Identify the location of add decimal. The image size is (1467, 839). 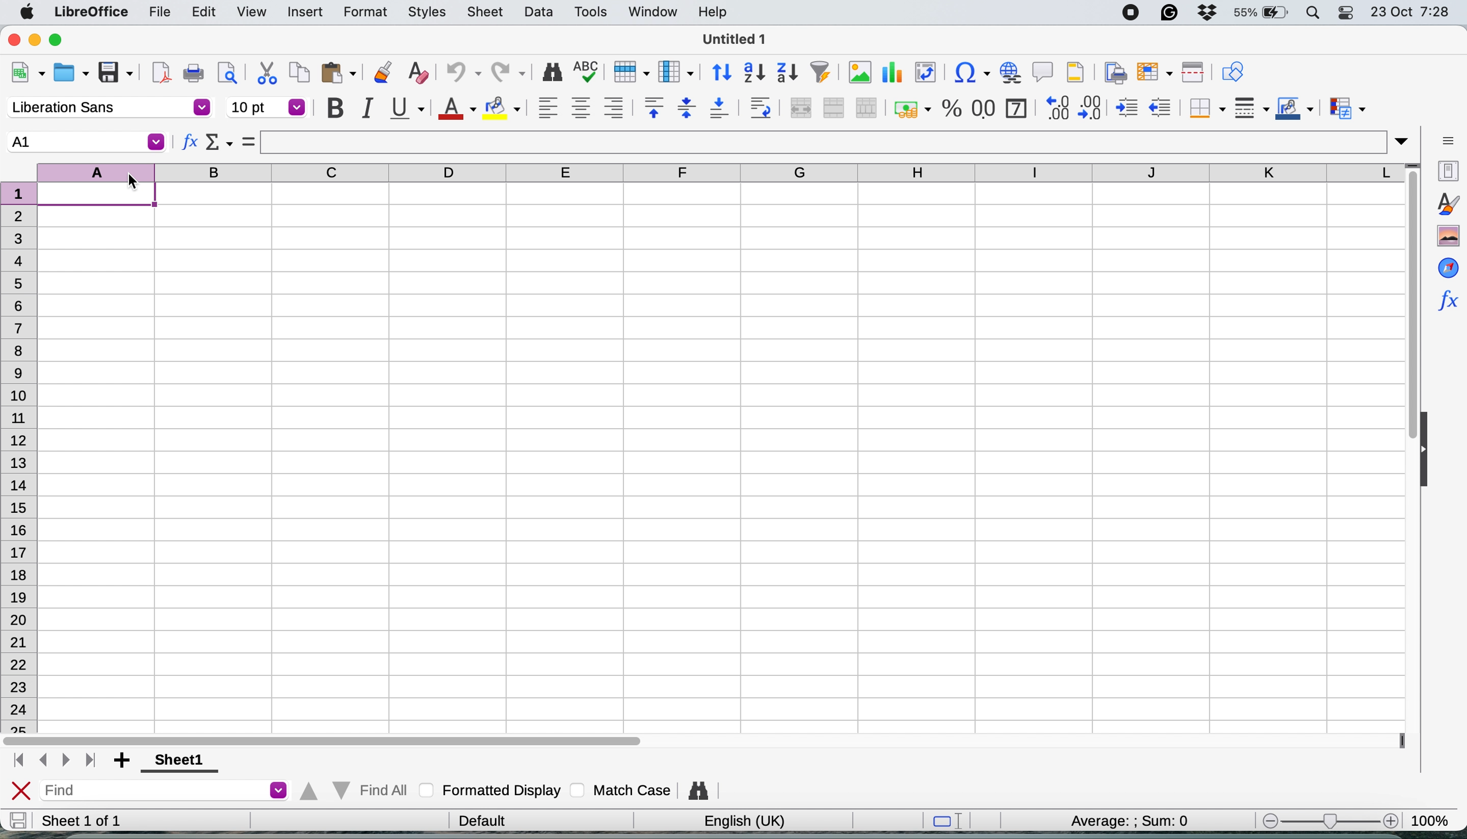
(1057, 107).